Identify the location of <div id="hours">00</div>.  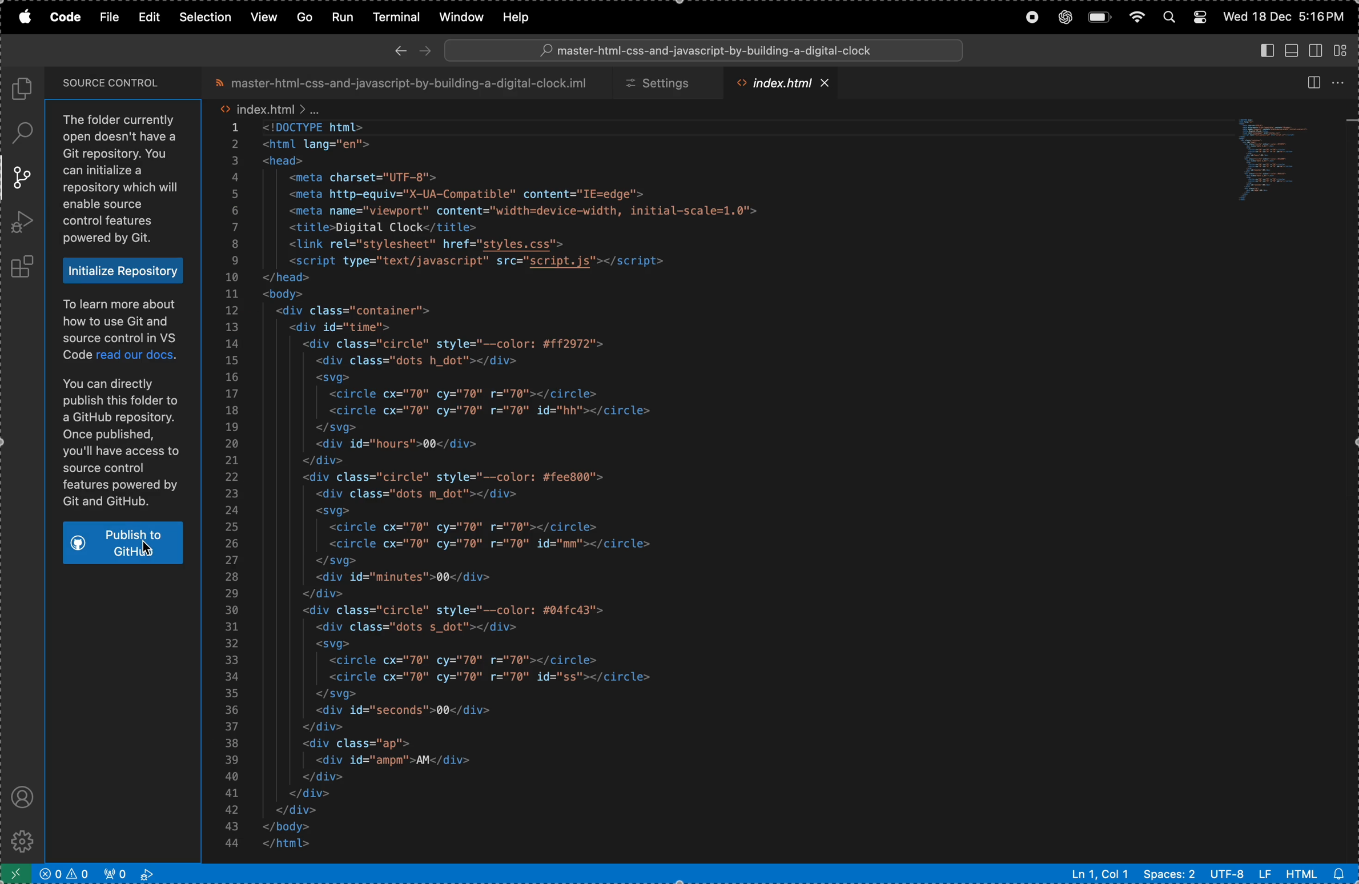
(405, 444).